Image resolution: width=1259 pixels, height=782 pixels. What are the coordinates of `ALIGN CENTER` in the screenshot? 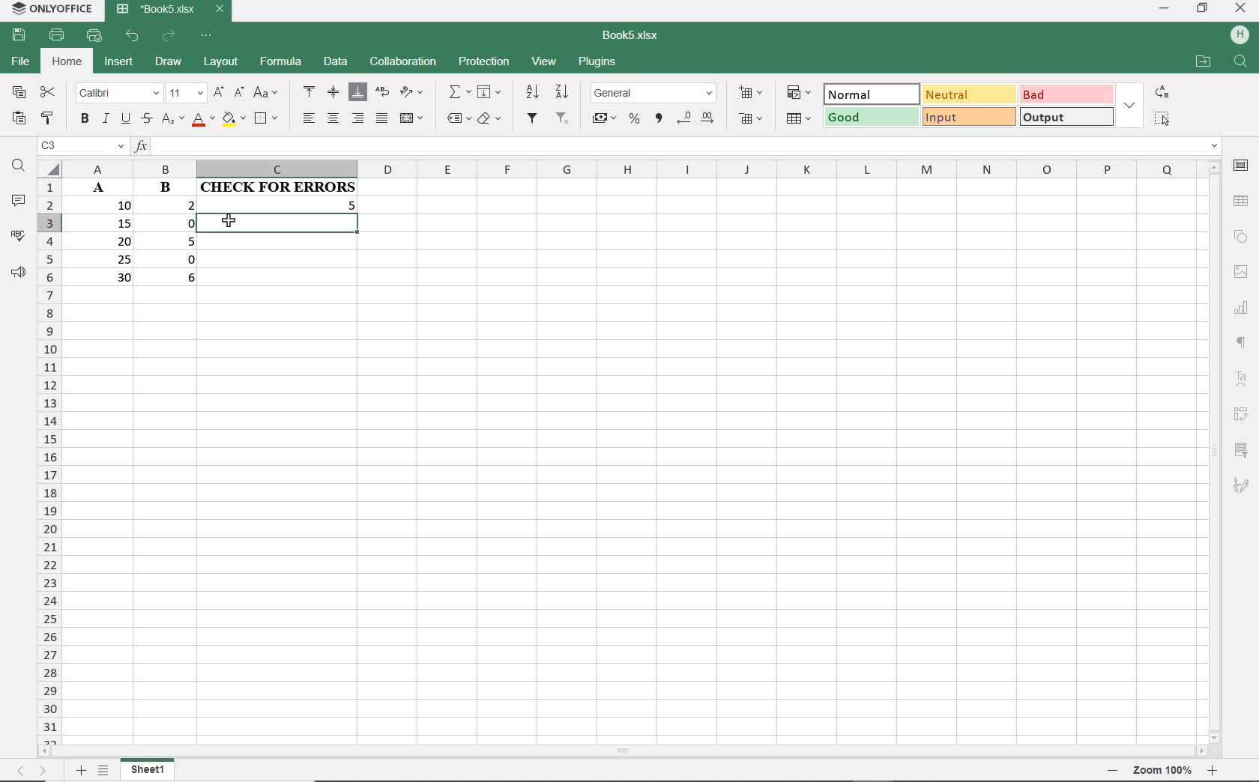 It's located at (333, 118).